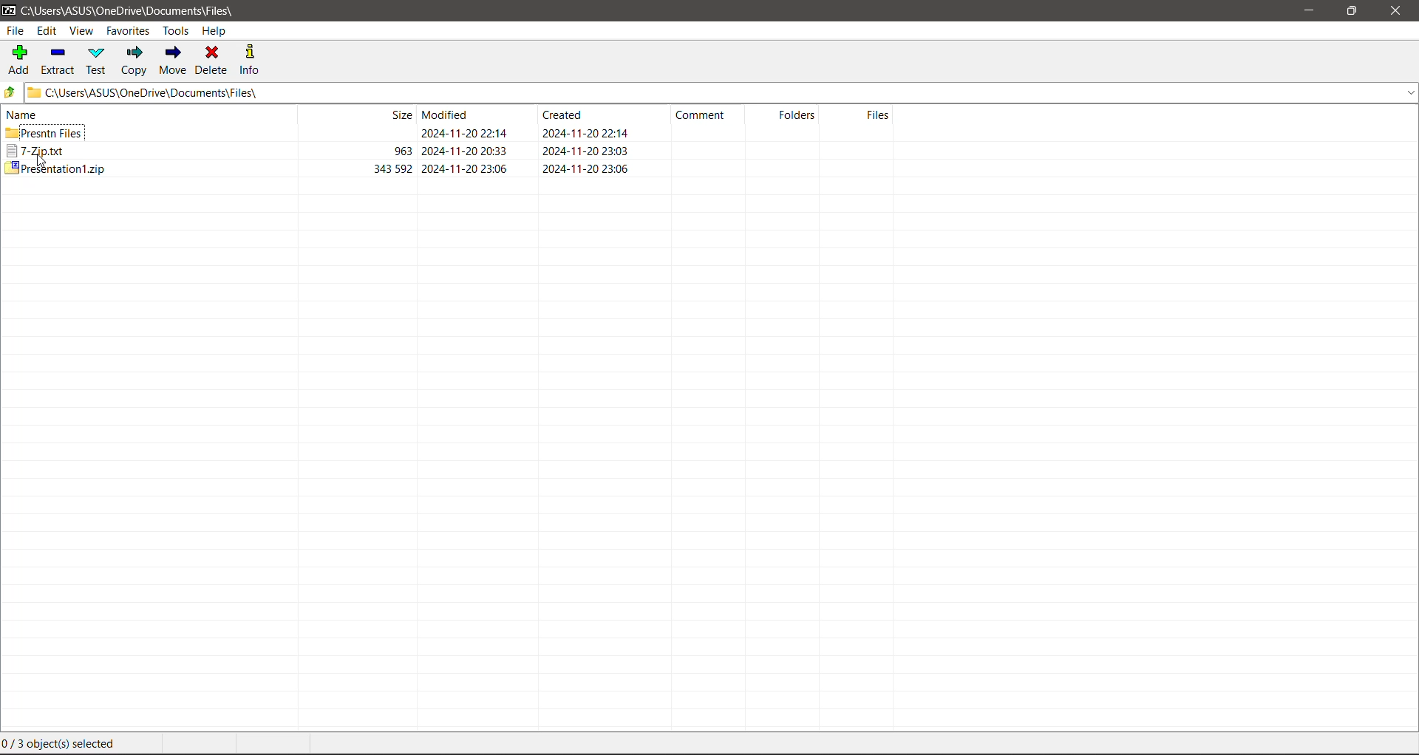  I want to click on Minimize, so click(1307, 10).